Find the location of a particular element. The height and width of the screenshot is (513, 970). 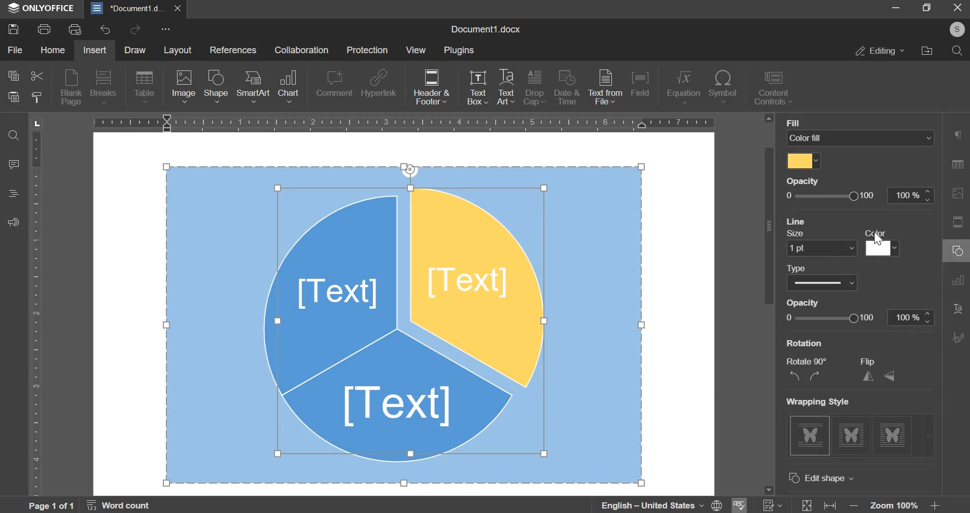

wrapping style is located at coordinates (866, 436).